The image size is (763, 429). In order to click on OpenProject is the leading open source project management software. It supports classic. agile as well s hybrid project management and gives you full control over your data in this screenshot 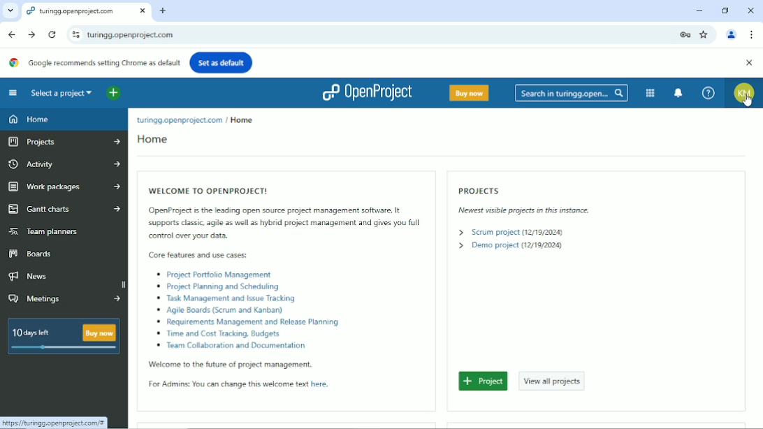, I will do `click(285, 223)`.